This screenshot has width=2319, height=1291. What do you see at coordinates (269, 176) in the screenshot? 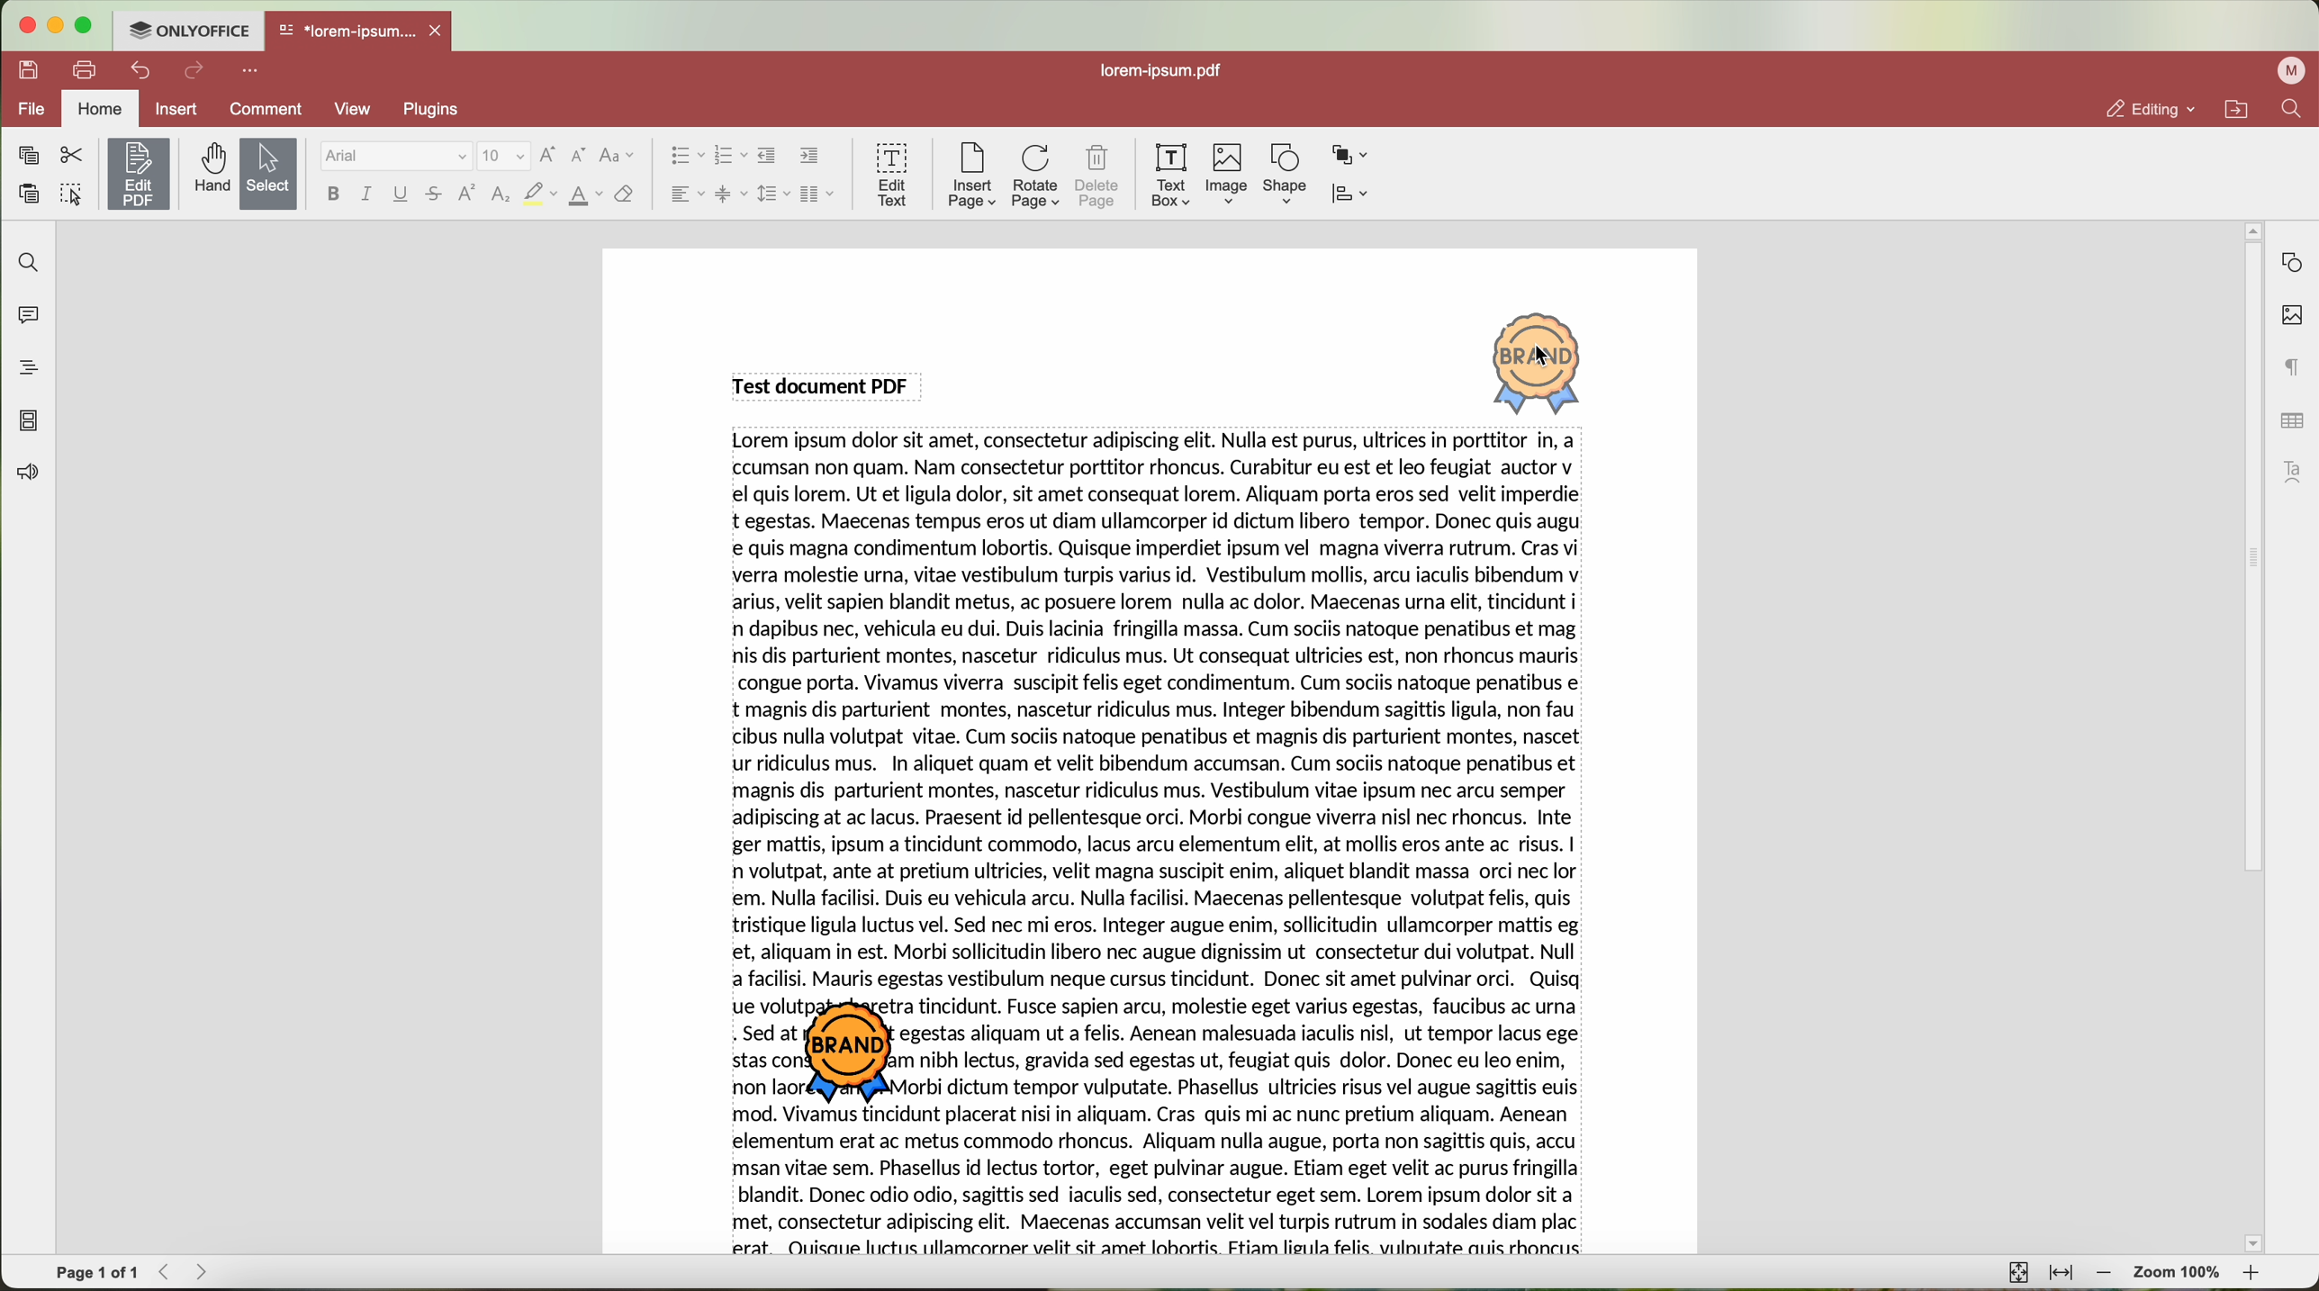
I see `select` at bounding box center [269, 176].